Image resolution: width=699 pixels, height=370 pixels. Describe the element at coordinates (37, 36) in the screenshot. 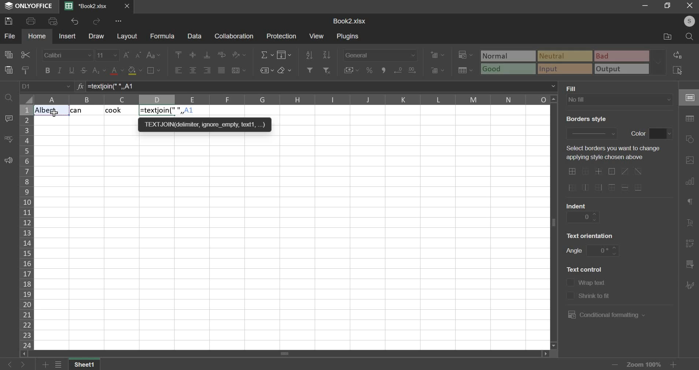

I see `home` at that location.